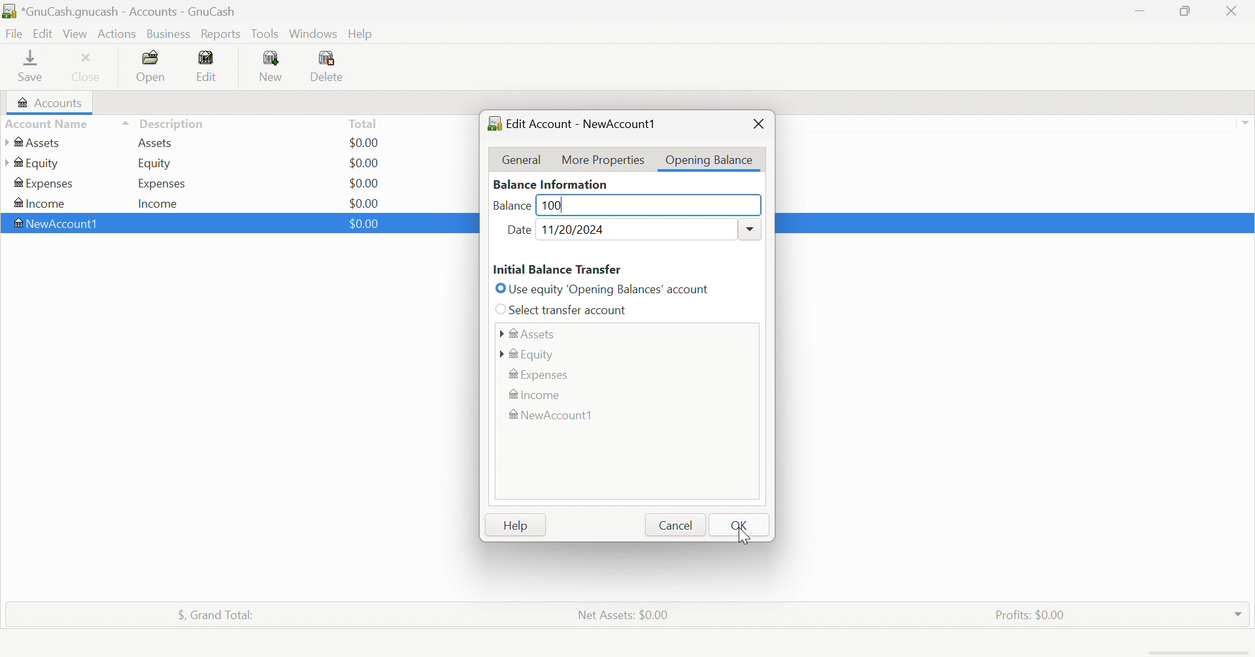 The width and height of the screenshot is (1255, 657). What do you see at coordinates (45, 184) in the screenshot?
I see `Expenses` at bounding box center [45, 184].